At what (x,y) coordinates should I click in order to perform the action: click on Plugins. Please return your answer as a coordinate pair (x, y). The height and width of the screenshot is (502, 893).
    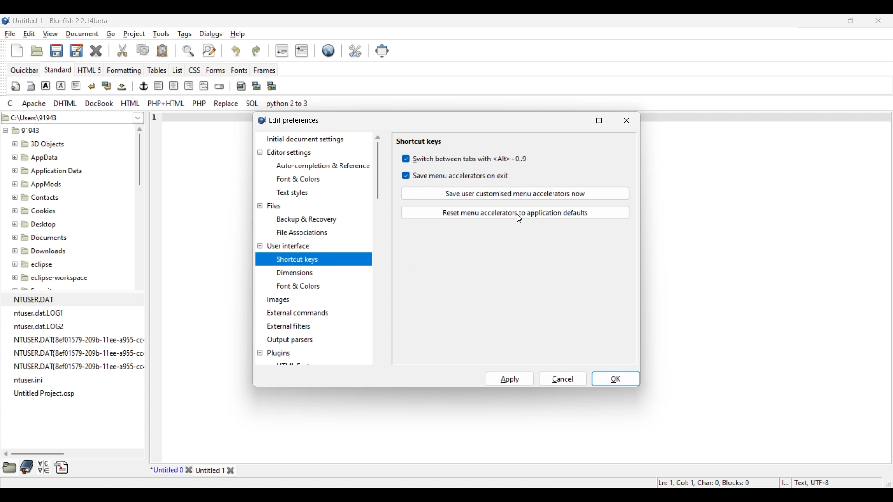
    Looking at the image, I should click on (279, 353).